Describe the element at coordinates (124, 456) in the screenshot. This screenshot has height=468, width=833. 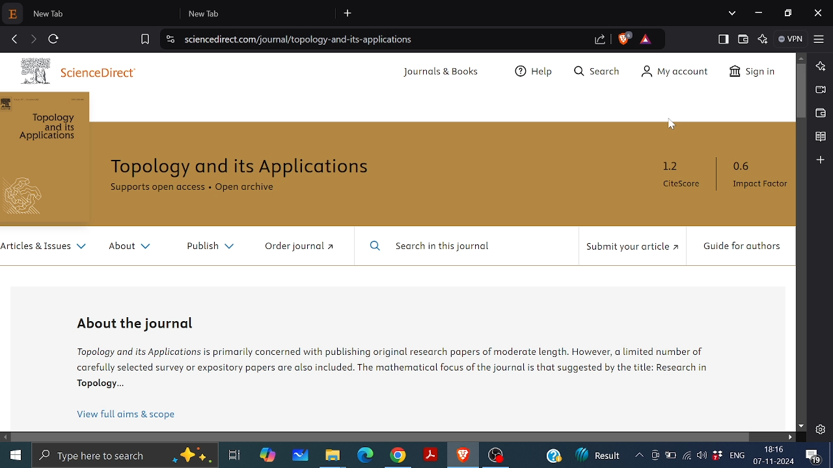
I see `Type or searchapps` at that location.